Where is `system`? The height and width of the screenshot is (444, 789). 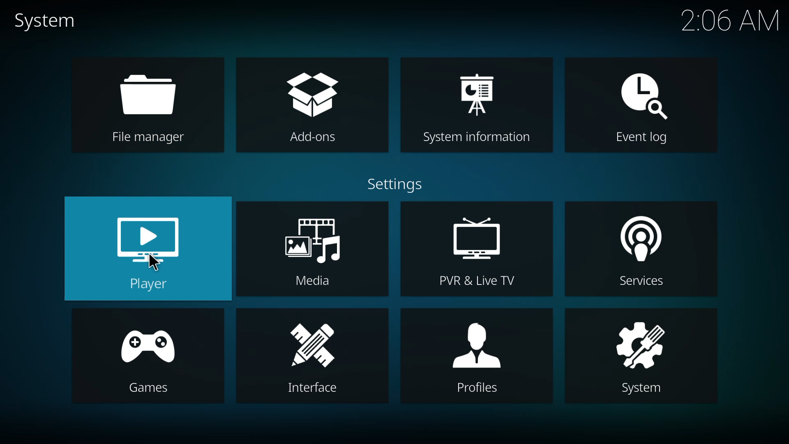
system is located at coordinates (47, 21).